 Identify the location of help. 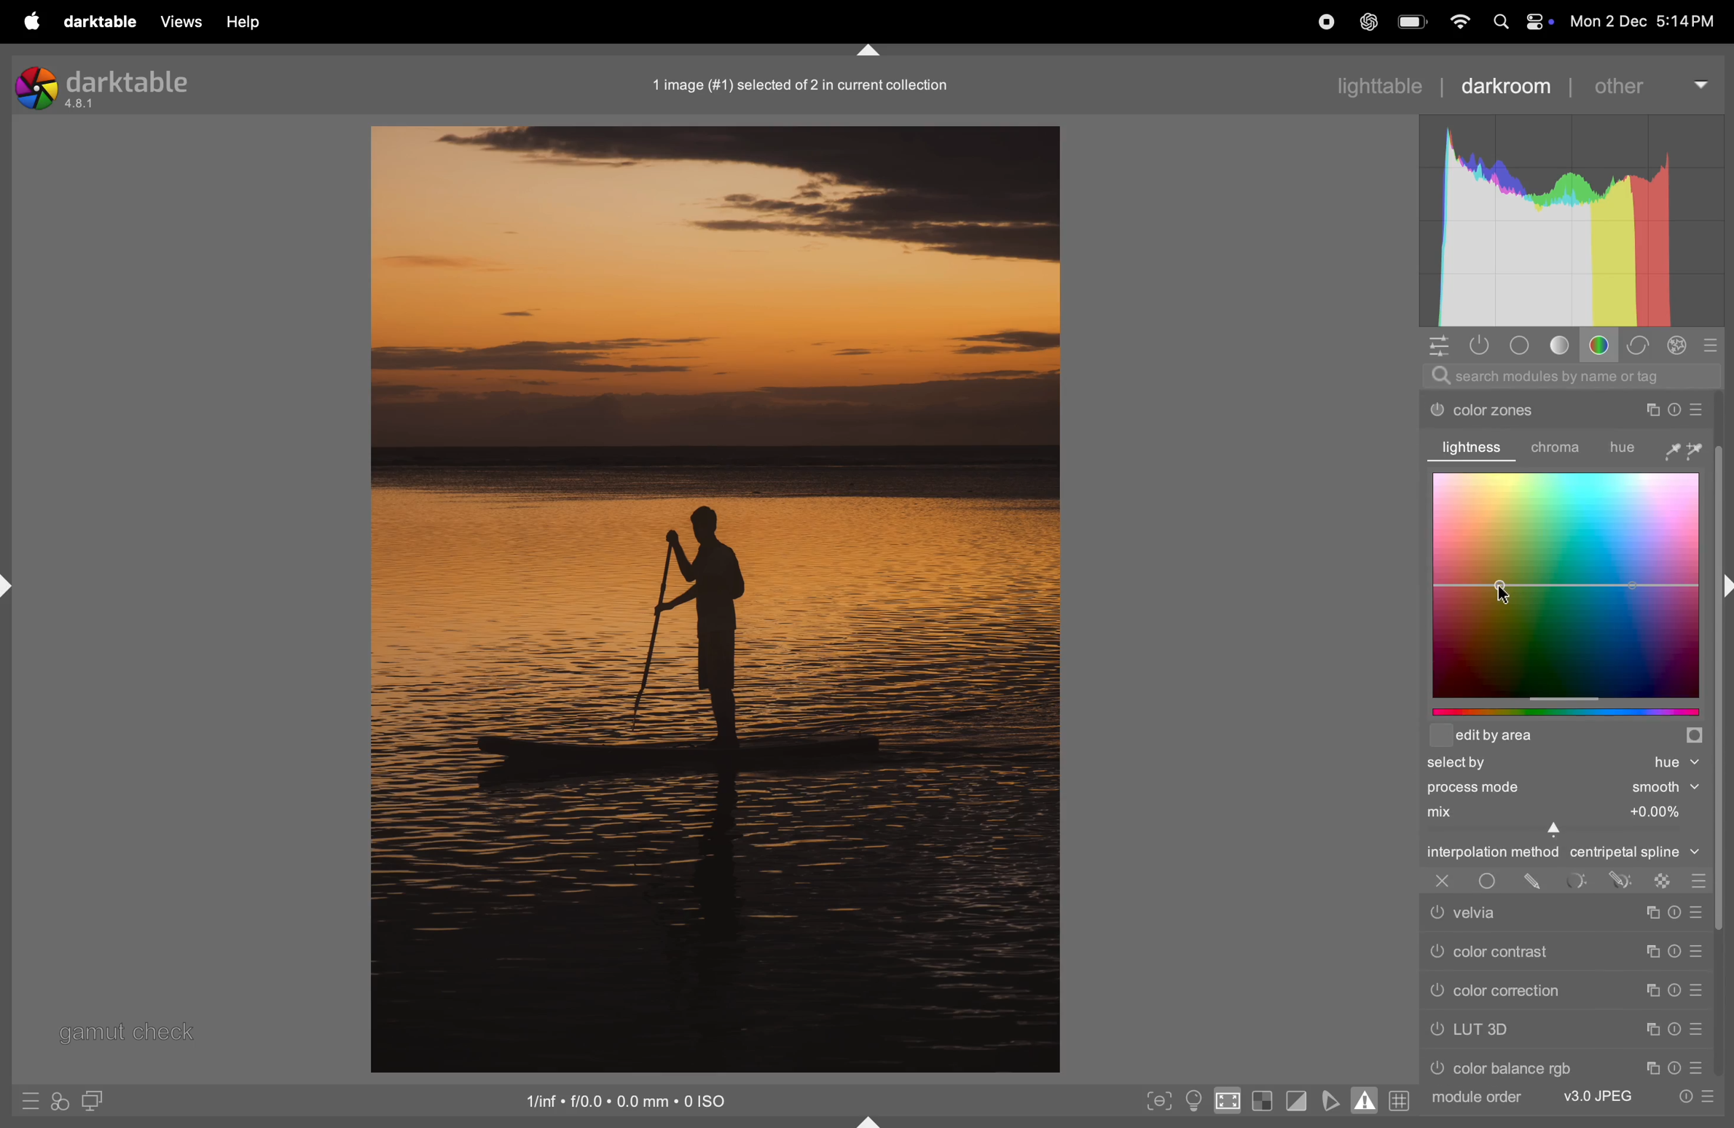
(248, 24).